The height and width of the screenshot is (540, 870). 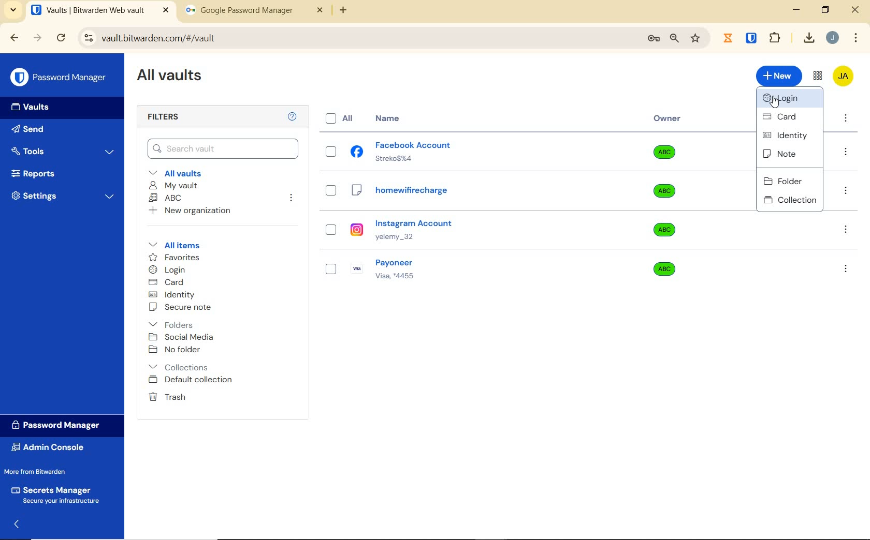 What do you see at coordinates (45, 171) in the screenshot?
I see `Reports` at bounding box center [45, 171].